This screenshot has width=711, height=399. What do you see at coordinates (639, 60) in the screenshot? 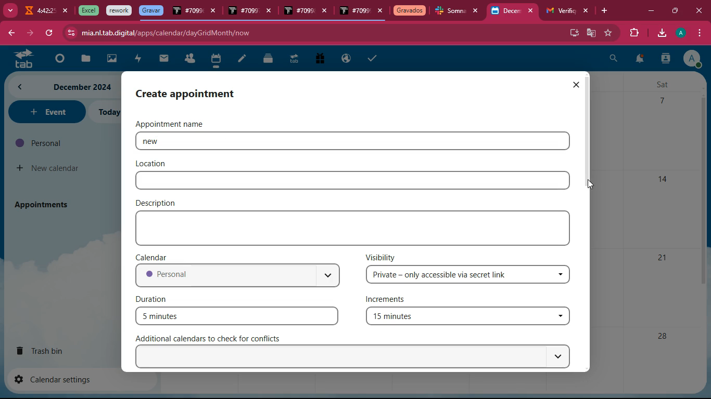
I see `notifications` at bounding box center [639, 60].